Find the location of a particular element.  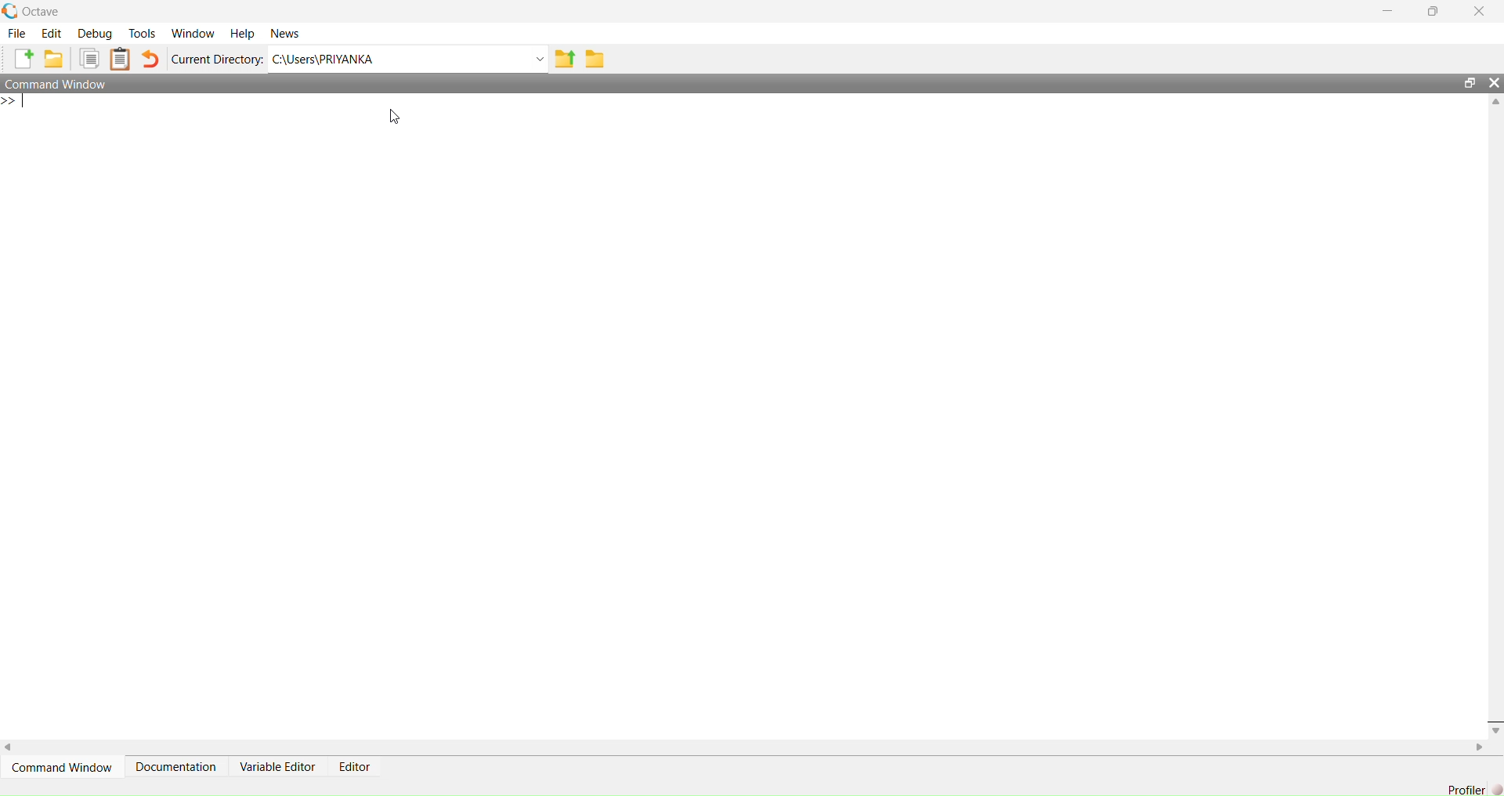

Restore is located at coordinates (1471, 83).